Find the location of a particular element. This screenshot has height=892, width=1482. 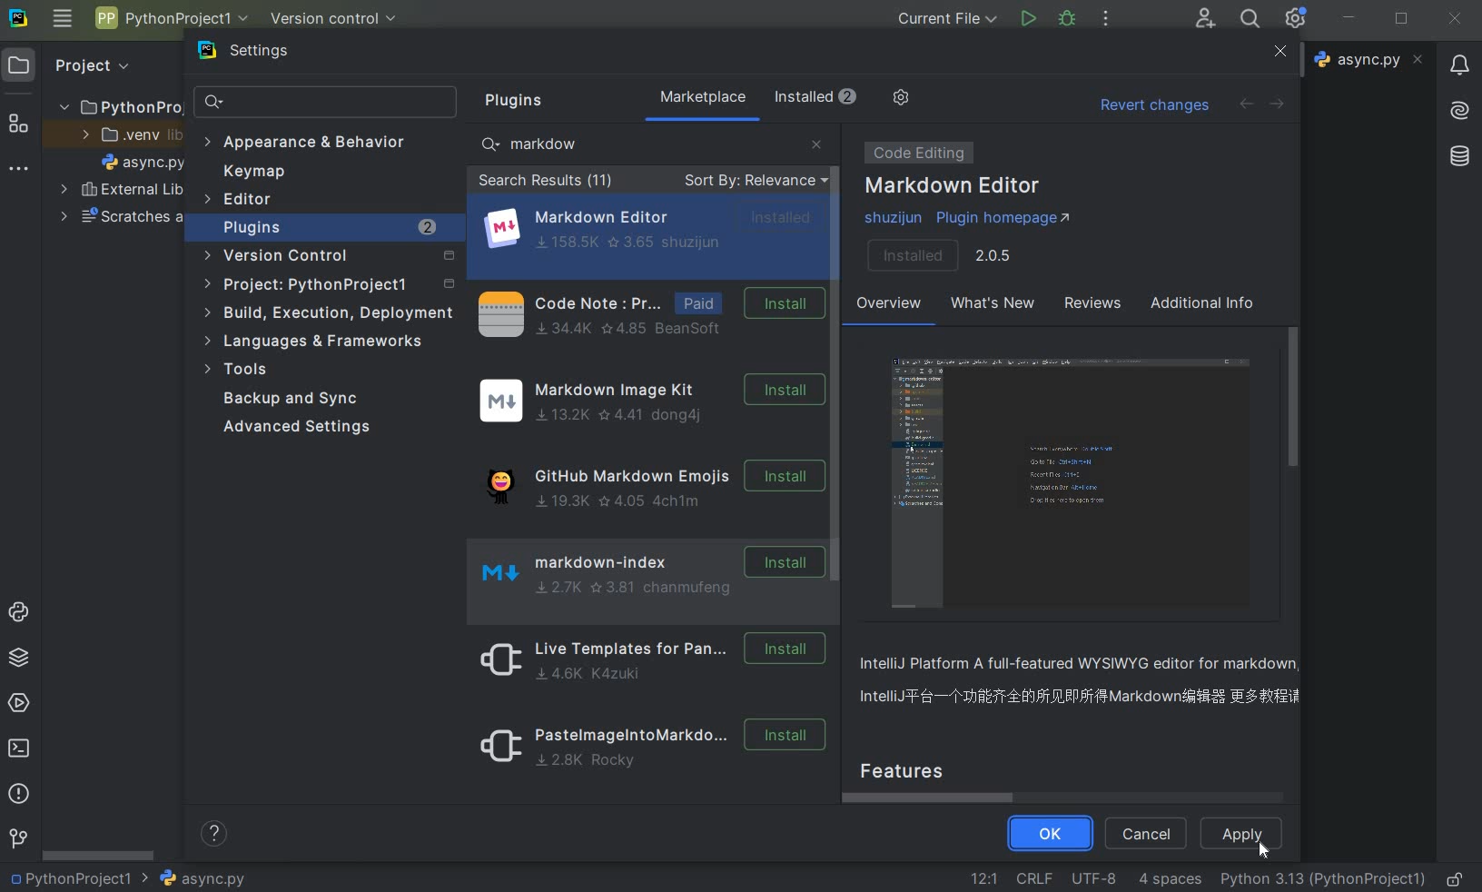

close is located at coordinates (1456, 20).